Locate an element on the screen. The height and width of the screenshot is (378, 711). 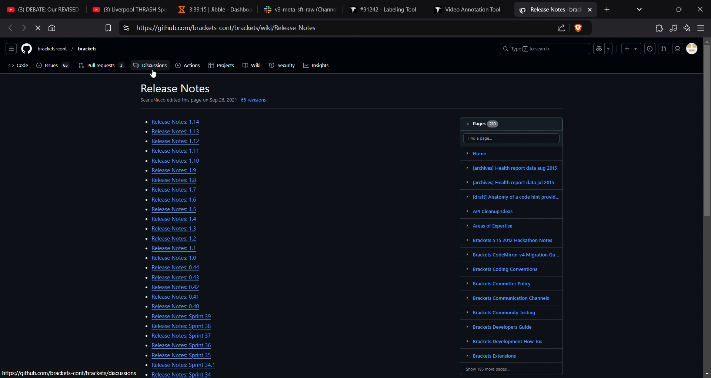
Create New is located at coordinates (632, 47).